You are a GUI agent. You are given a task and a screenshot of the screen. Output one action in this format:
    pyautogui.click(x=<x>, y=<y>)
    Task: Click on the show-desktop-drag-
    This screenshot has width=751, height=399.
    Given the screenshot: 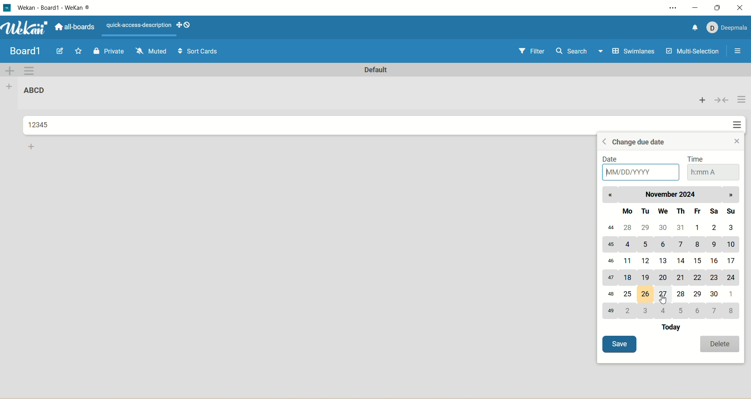 What is the action you would take?
    pyautogui.click(x=184, y=25)
    